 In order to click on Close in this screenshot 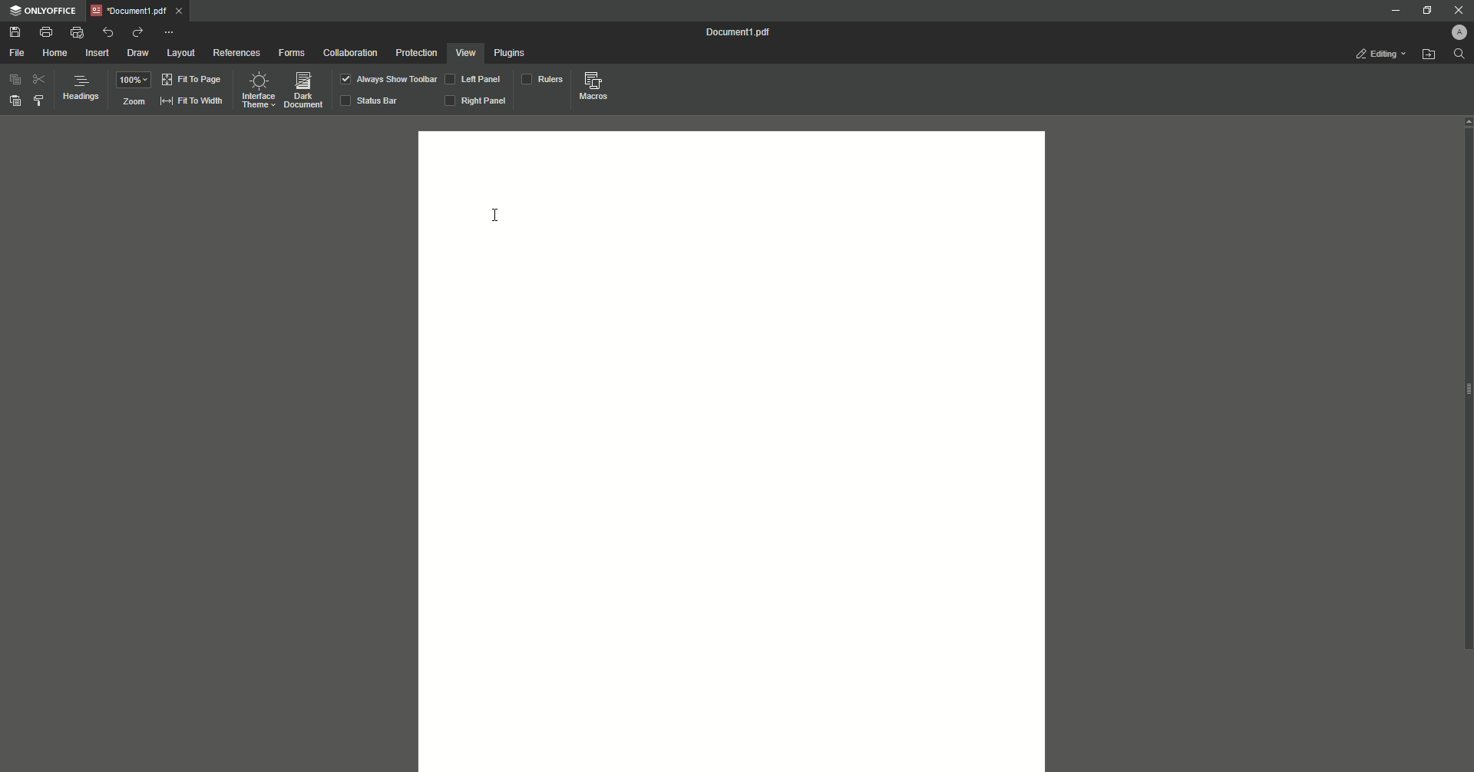, I will do `click(1459, 12)`.